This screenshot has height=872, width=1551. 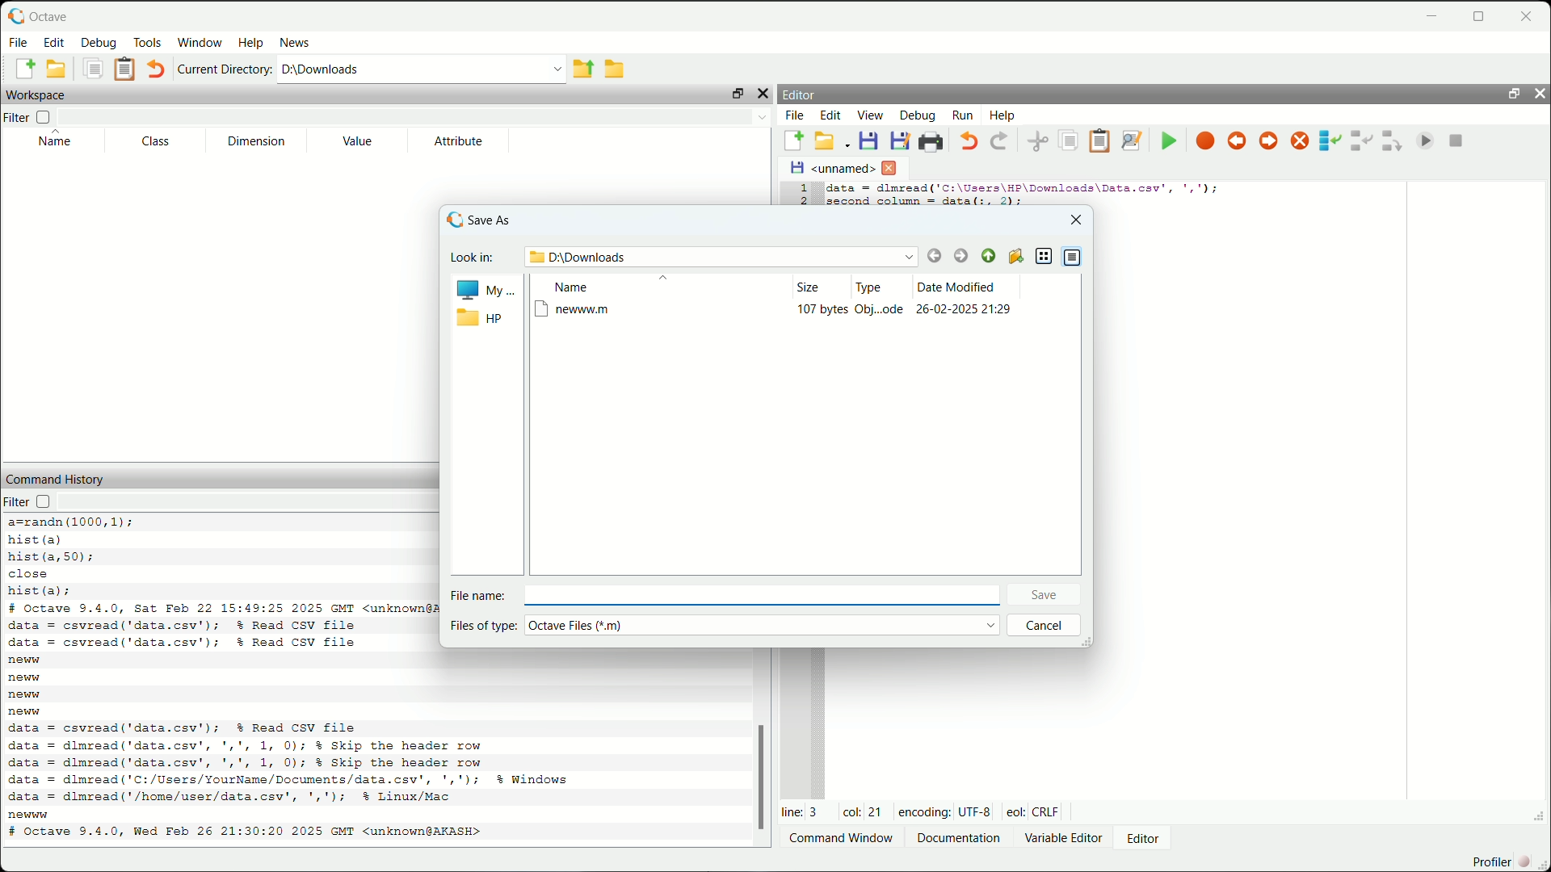 I want to click on filter input field, so click(x=254, y=503).